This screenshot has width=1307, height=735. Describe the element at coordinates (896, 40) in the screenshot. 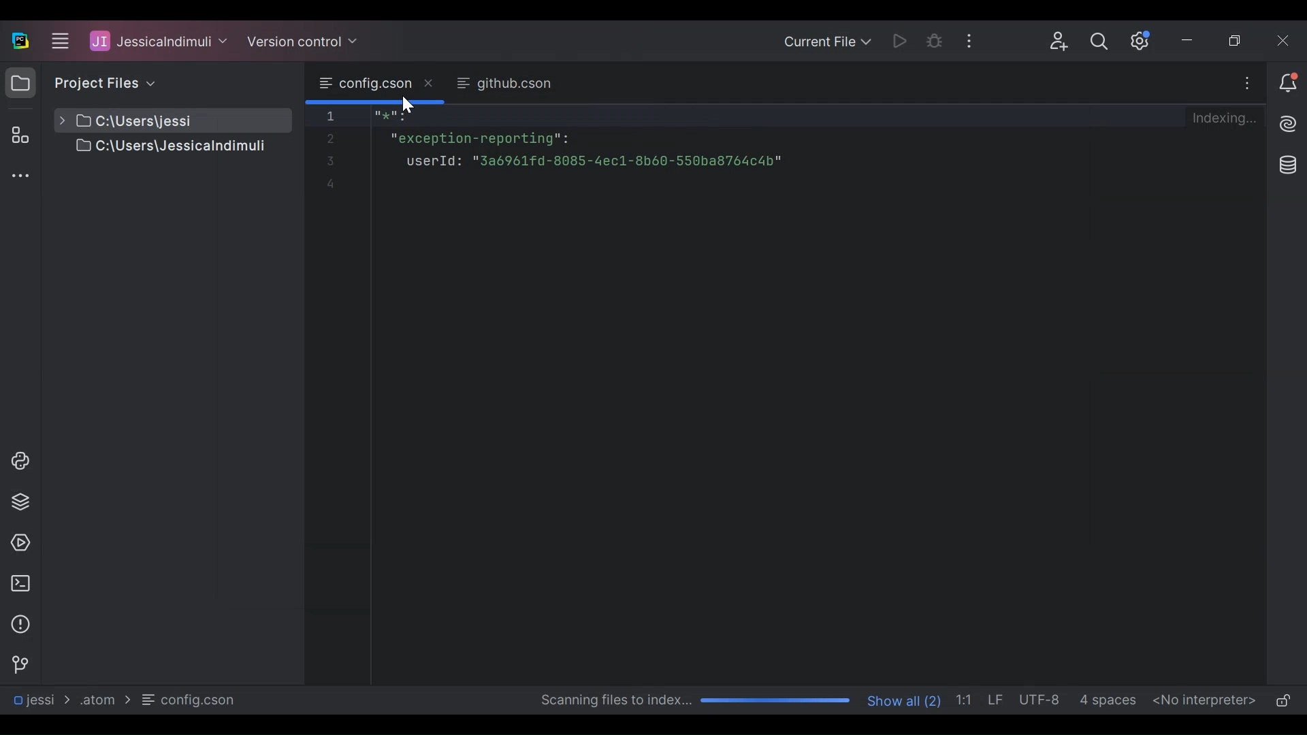

I see `Run` at that location.